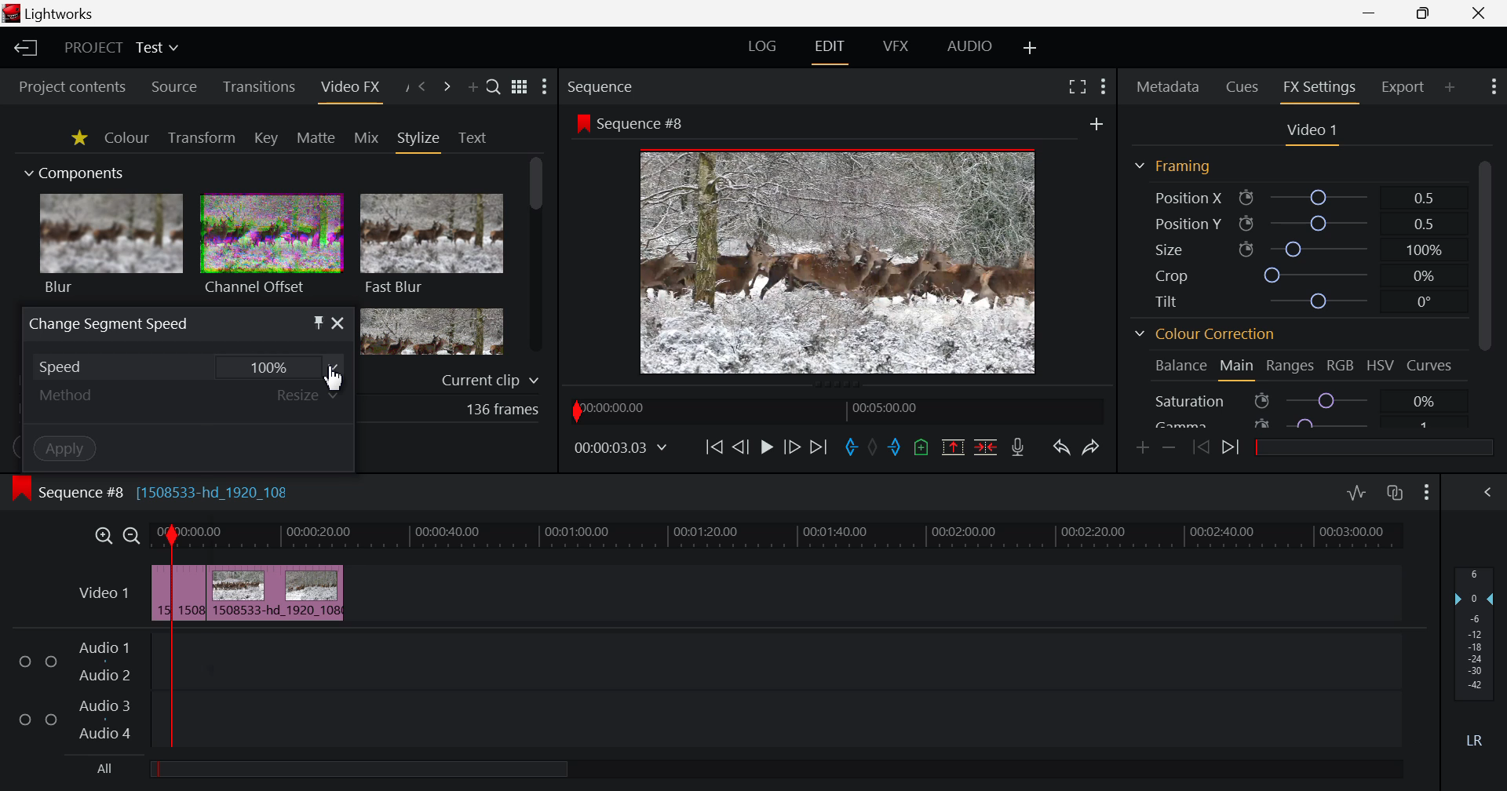 The height and width of the screenshot is (791, 1507). Describe the element at coordinates (1205, 335) in the screenshot. I see `Colour Correction` at that location.